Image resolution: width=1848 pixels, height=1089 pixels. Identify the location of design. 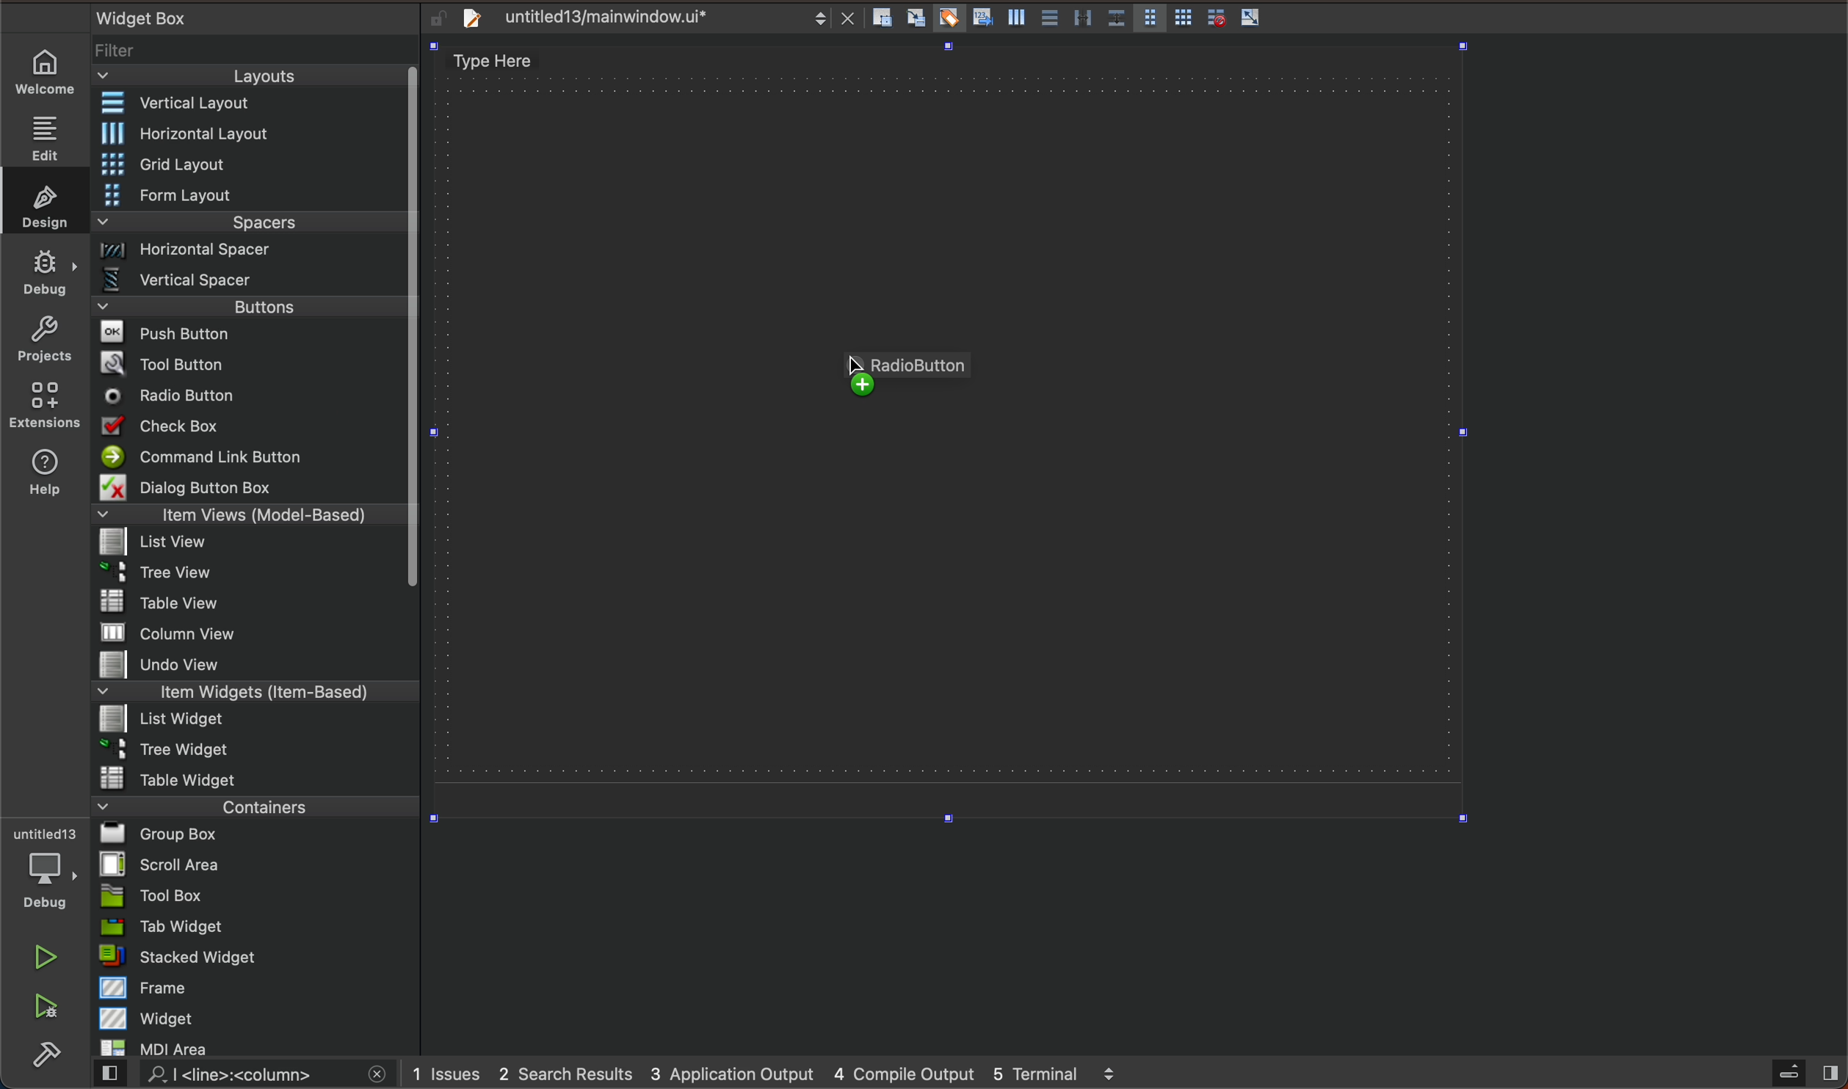
(40, 201).